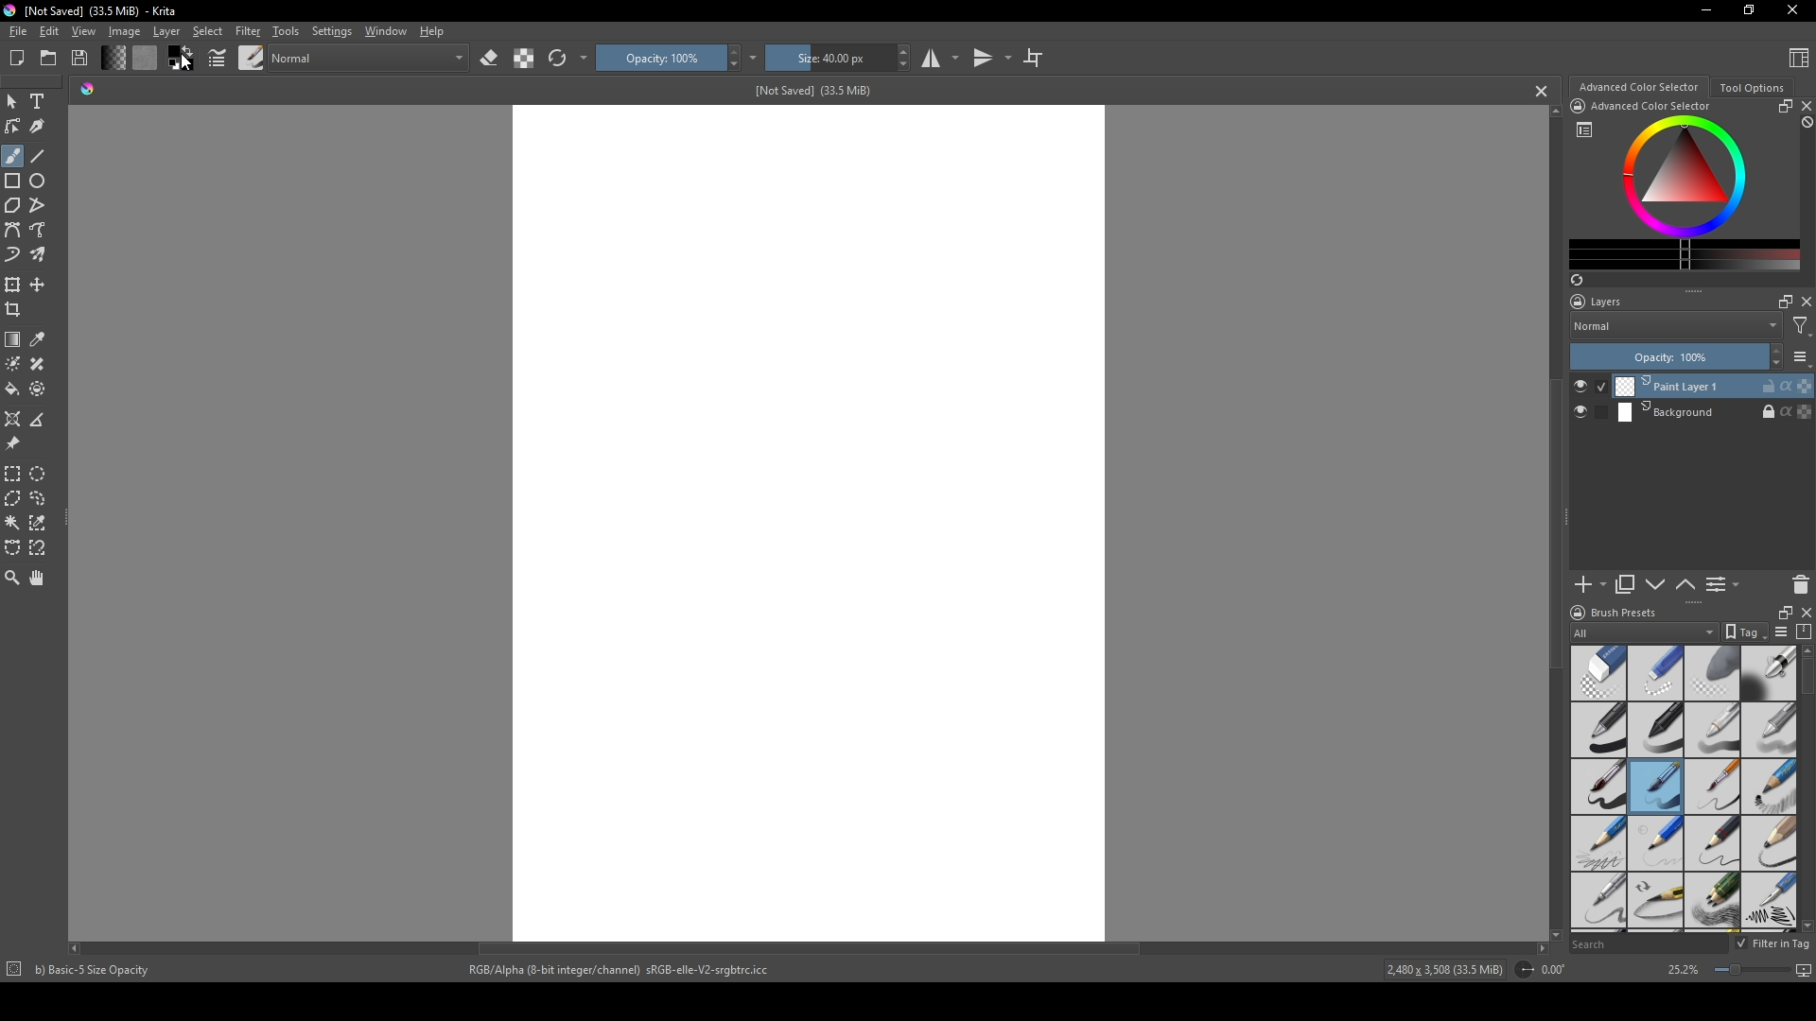 The height and width of the screenshot is (1021, 1816). What do you see at coordinates (1805, 106) in the screenshot?
I see `close` at bounding box center [1805, 106].